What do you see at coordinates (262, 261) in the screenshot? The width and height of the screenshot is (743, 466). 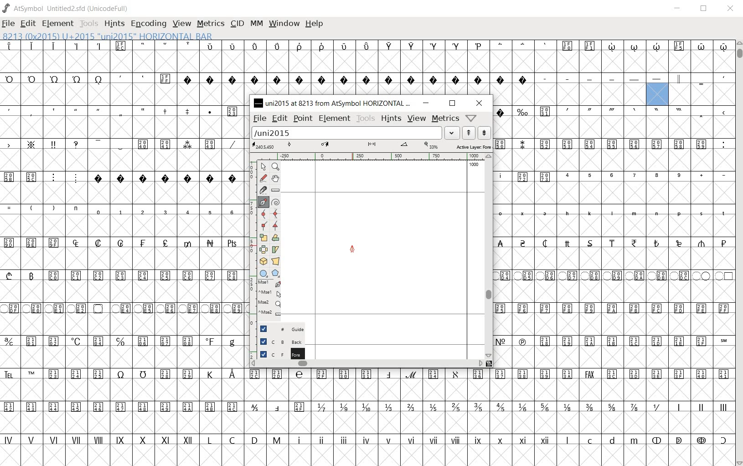 I see `rotate the selection in 3D and project back to plane` at bounding box center [262, 261].